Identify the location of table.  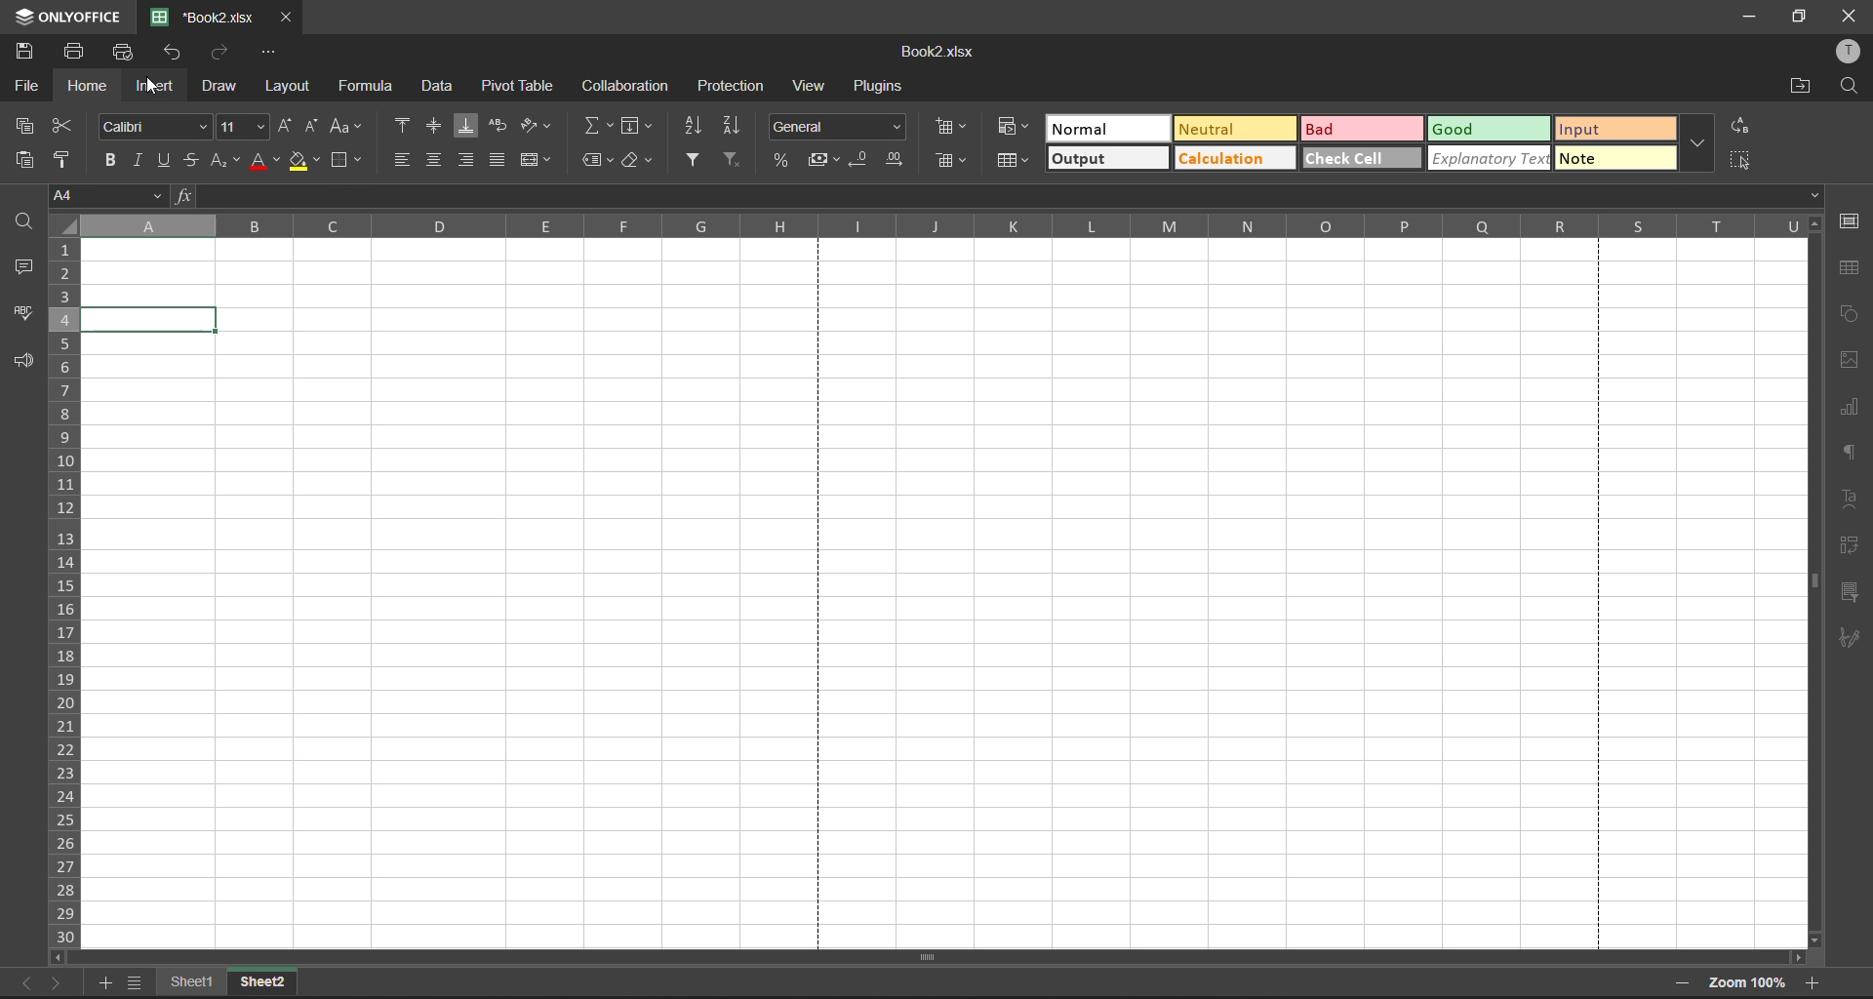
(1850, 269).